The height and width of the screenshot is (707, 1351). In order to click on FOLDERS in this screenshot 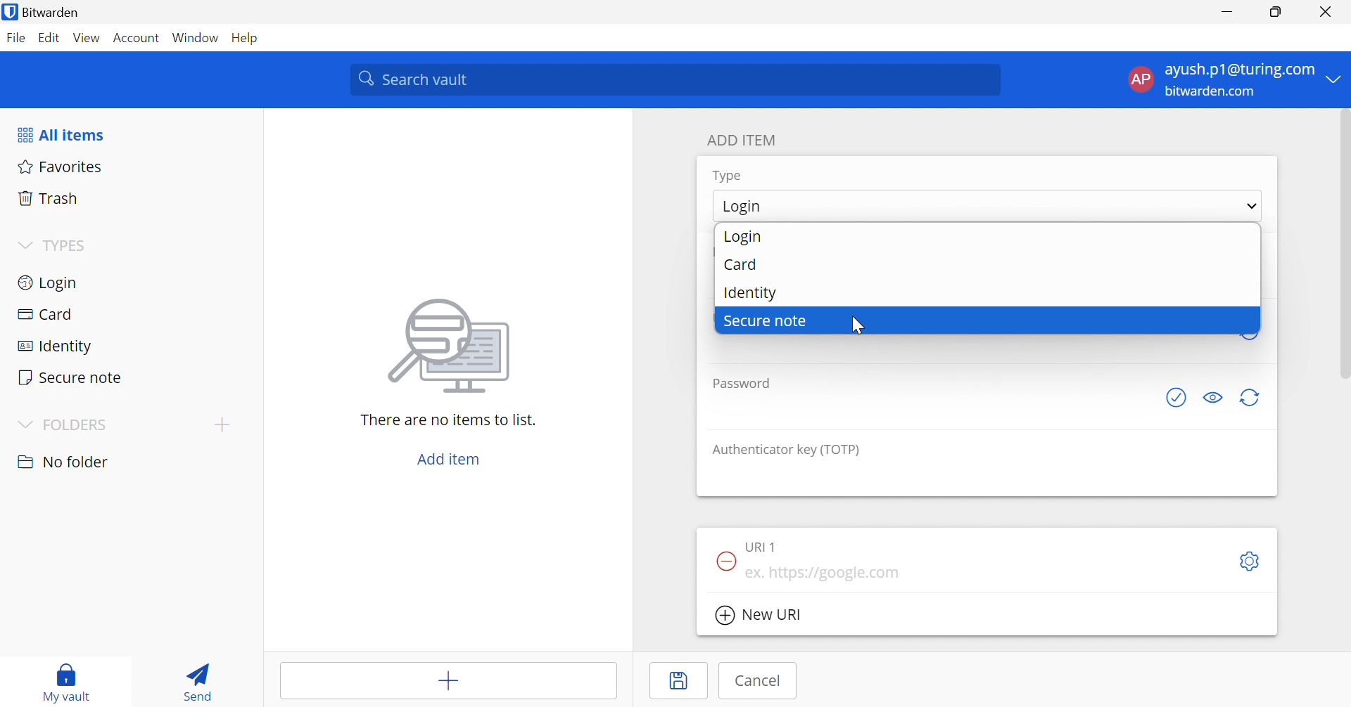, I will do `click(65, 424)`.